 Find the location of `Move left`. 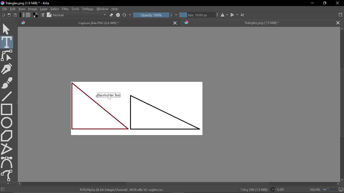

Move left is located at coordinates (19, 184).